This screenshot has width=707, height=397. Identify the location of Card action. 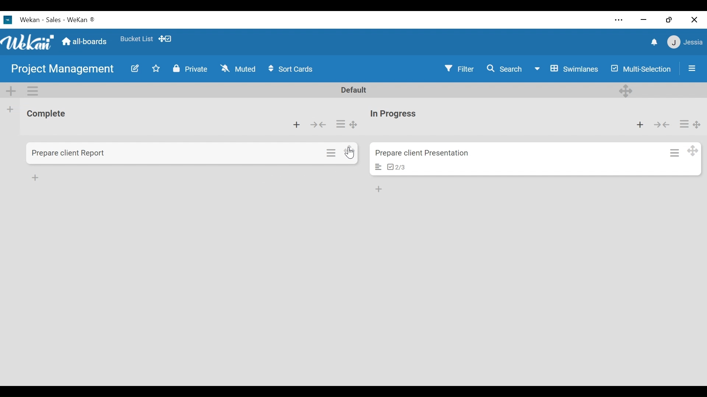
(672, 155).